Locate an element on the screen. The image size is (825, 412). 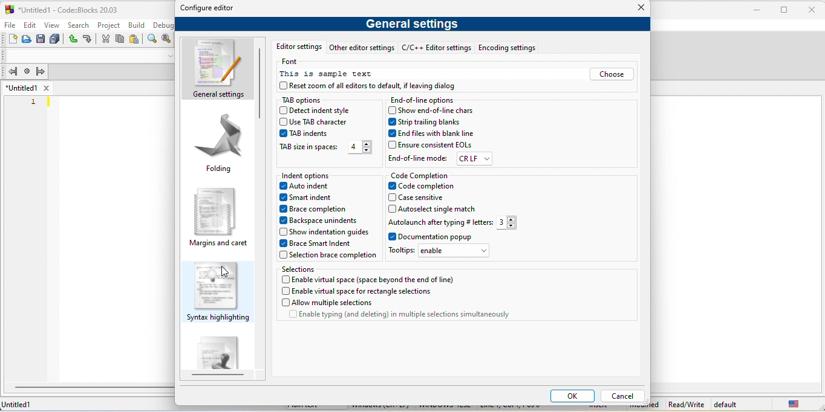
search is located at coordinates (79, 25).